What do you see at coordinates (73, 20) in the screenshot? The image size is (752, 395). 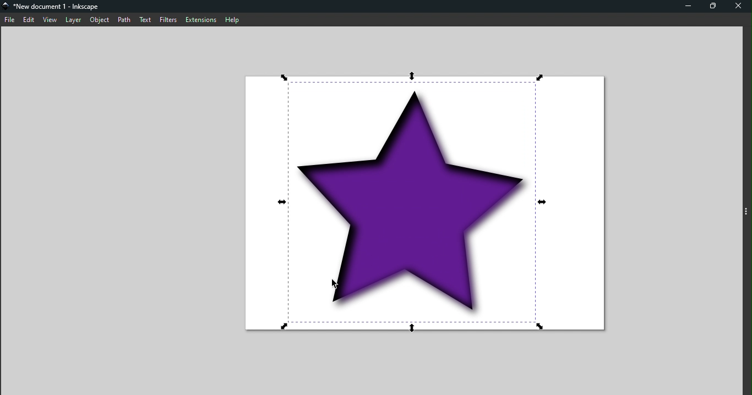 I see `Layer` at bounding box center [73, 20].